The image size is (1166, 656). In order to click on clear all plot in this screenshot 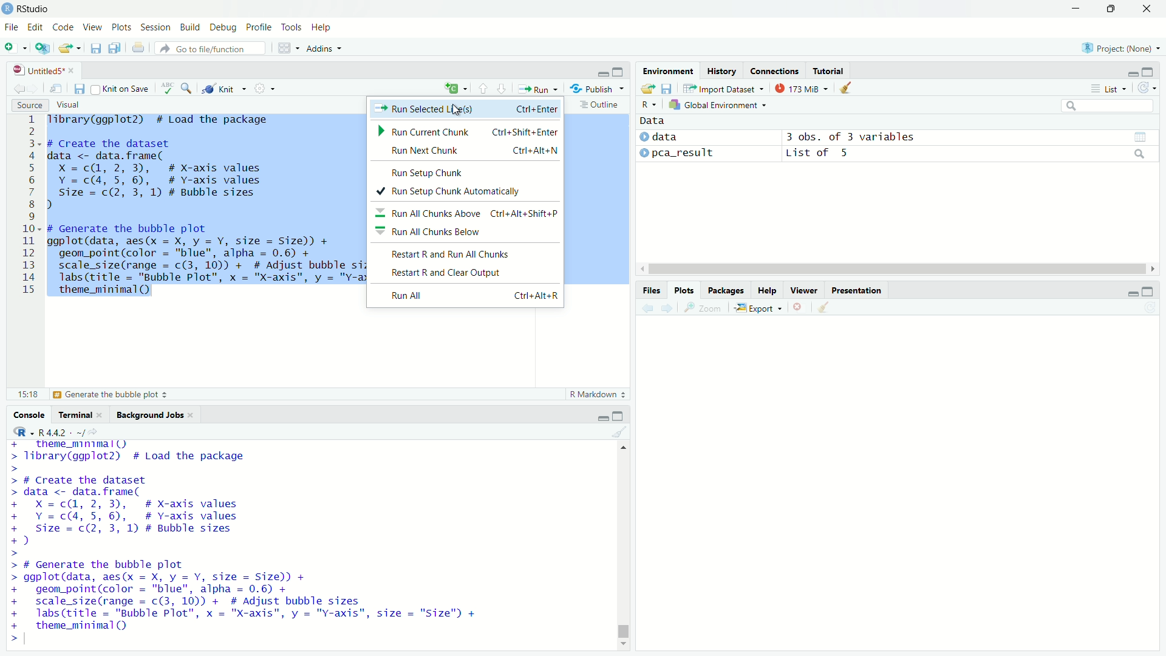, I will do `click(825, 307)`.